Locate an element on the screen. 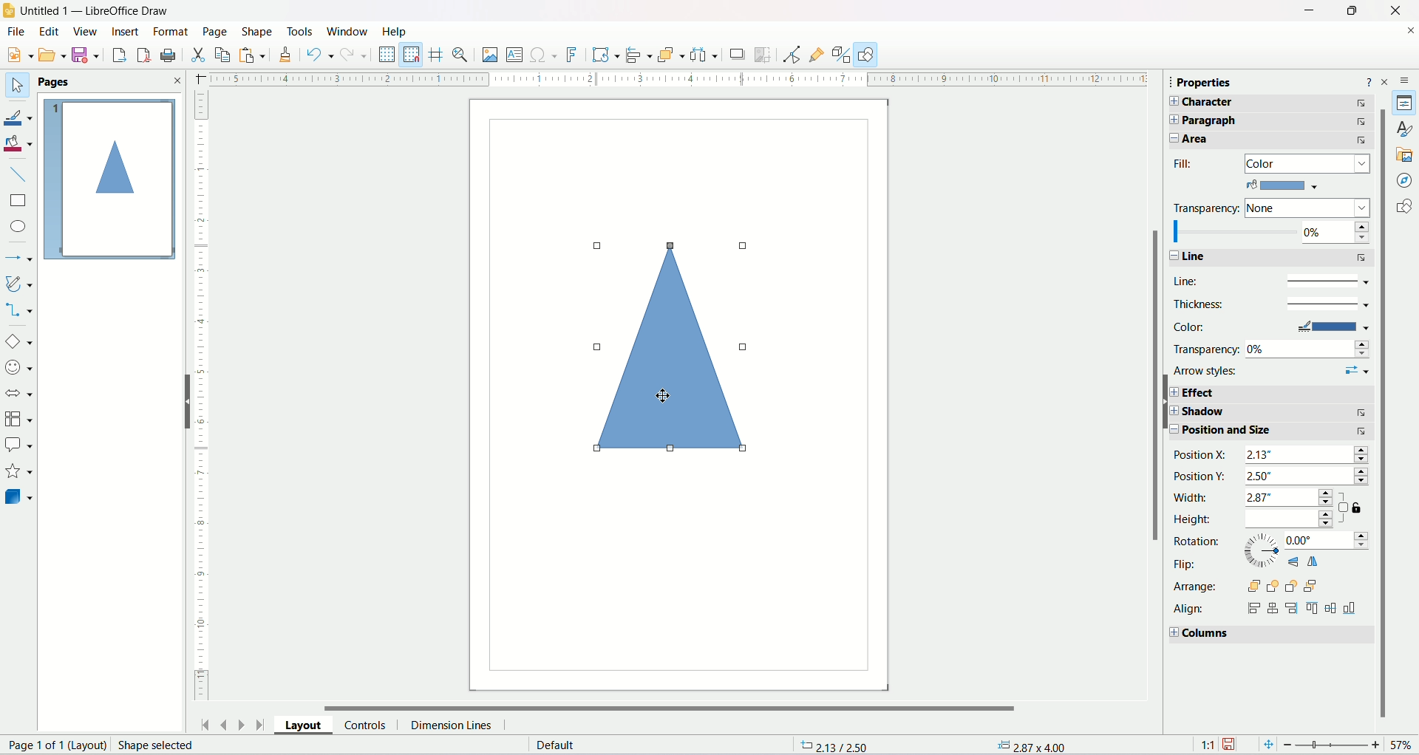 This screenshot has height=755, width=1419. Close is located at coordinates (1396, 11).